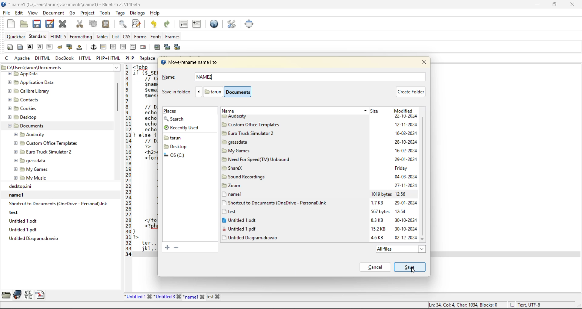 The width and height of the screenshot is (582, 309). Describe the element at coordinates (251, 24) in the screenshot. I see `full screen` at that location.